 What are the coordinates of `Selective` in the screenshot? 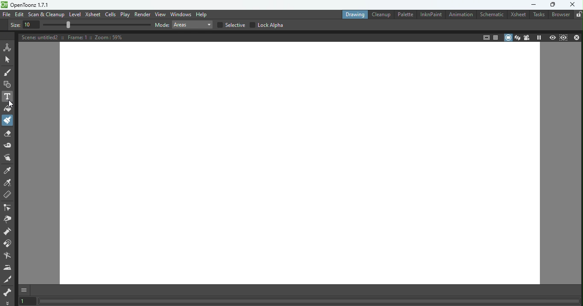 It's located at (231, 26).